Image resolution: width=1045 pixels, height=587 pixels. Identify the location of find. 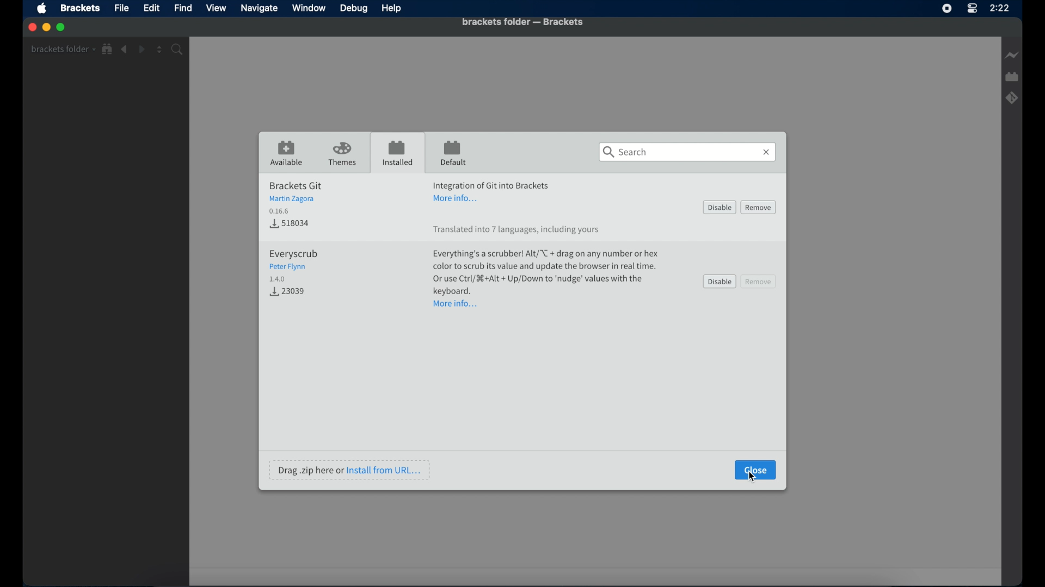
(184, 8).